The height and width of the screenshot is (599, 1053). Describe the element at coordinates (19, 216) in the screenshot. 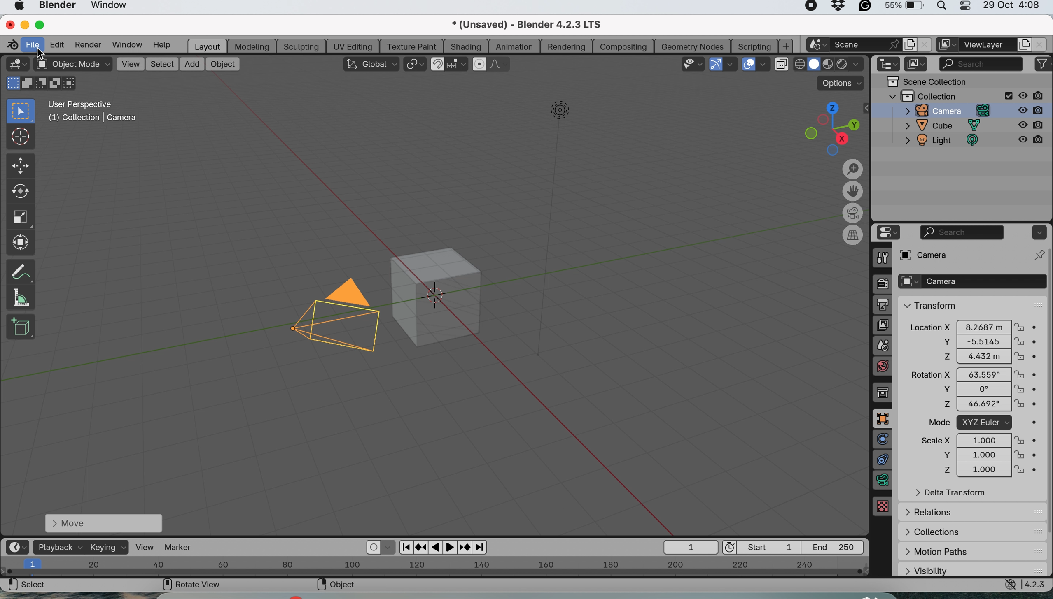

I see `scale` at that location.